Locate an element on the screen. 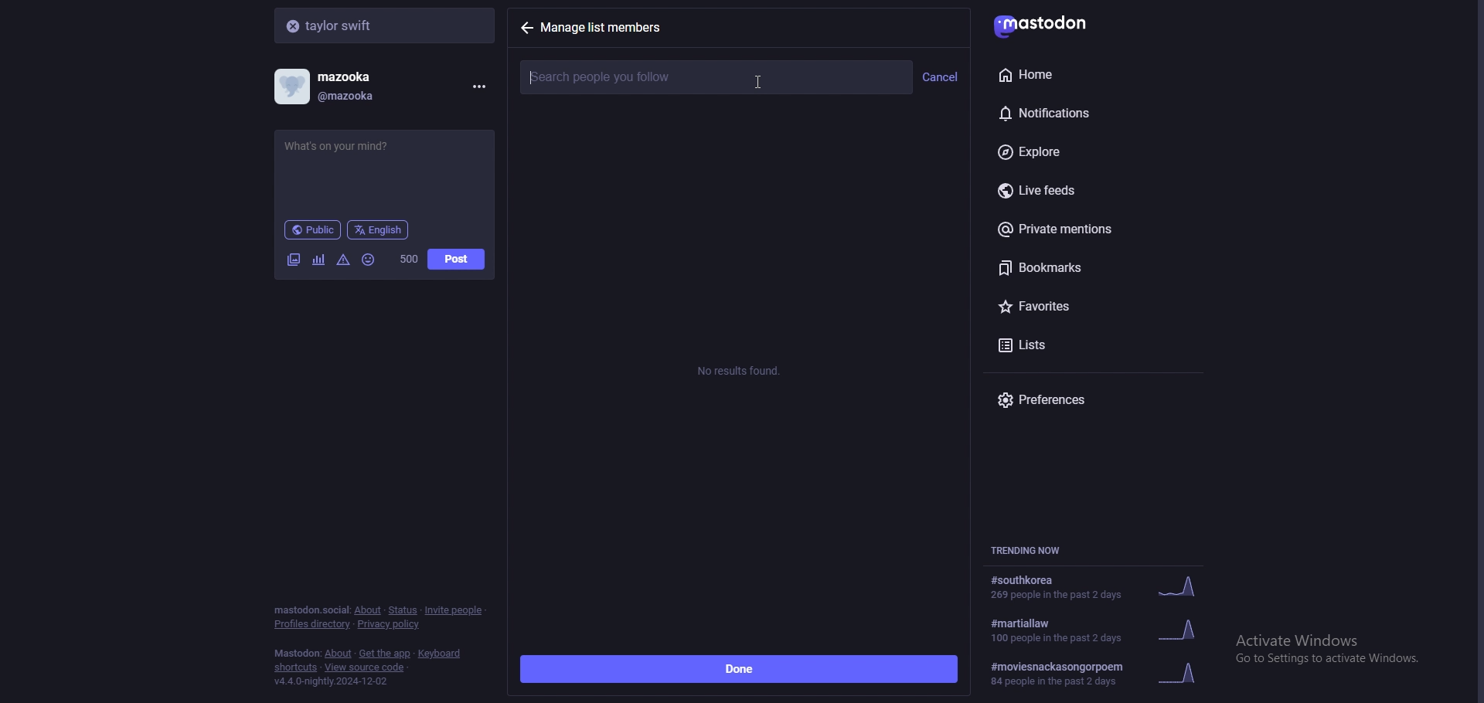  explore is located at coordinates (1088, 153).